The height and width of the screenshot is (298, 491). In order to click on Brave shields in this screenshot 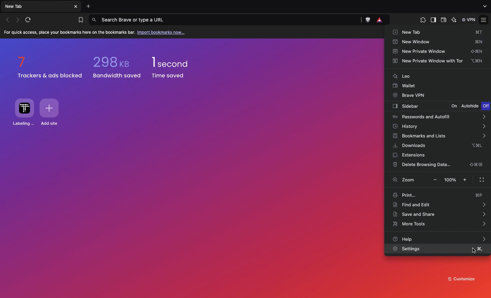, I will do `click(368, 20)`.